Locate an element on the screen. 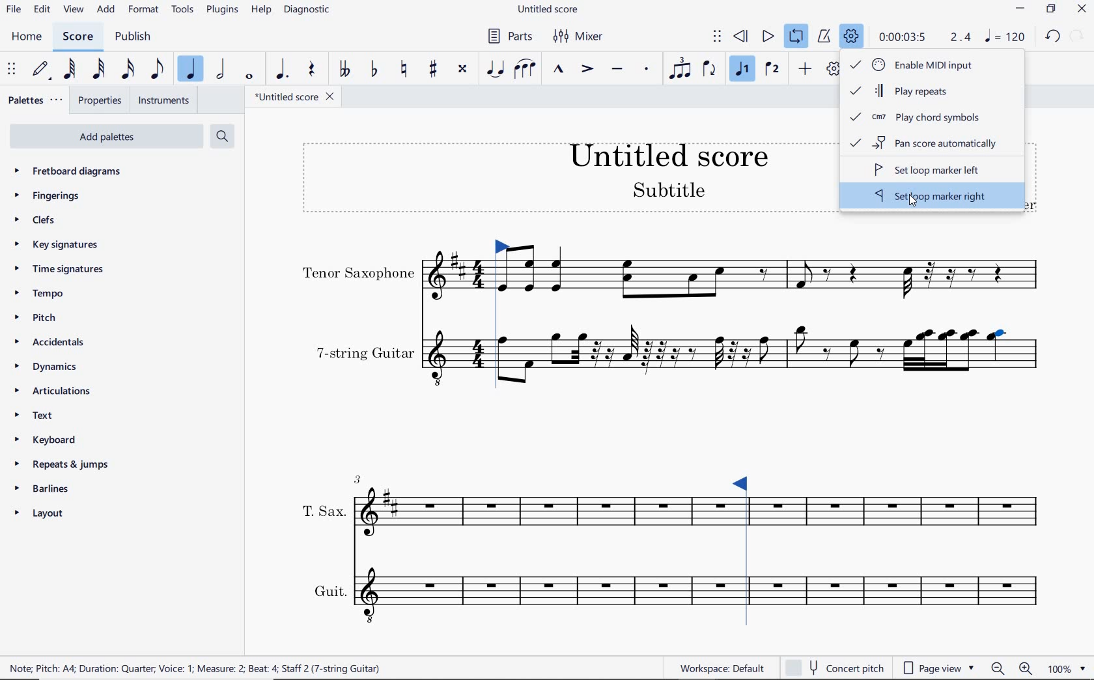 The width and height of the screenshot is (1094, 680). LAYOUT is located at coordinates (38, 515).